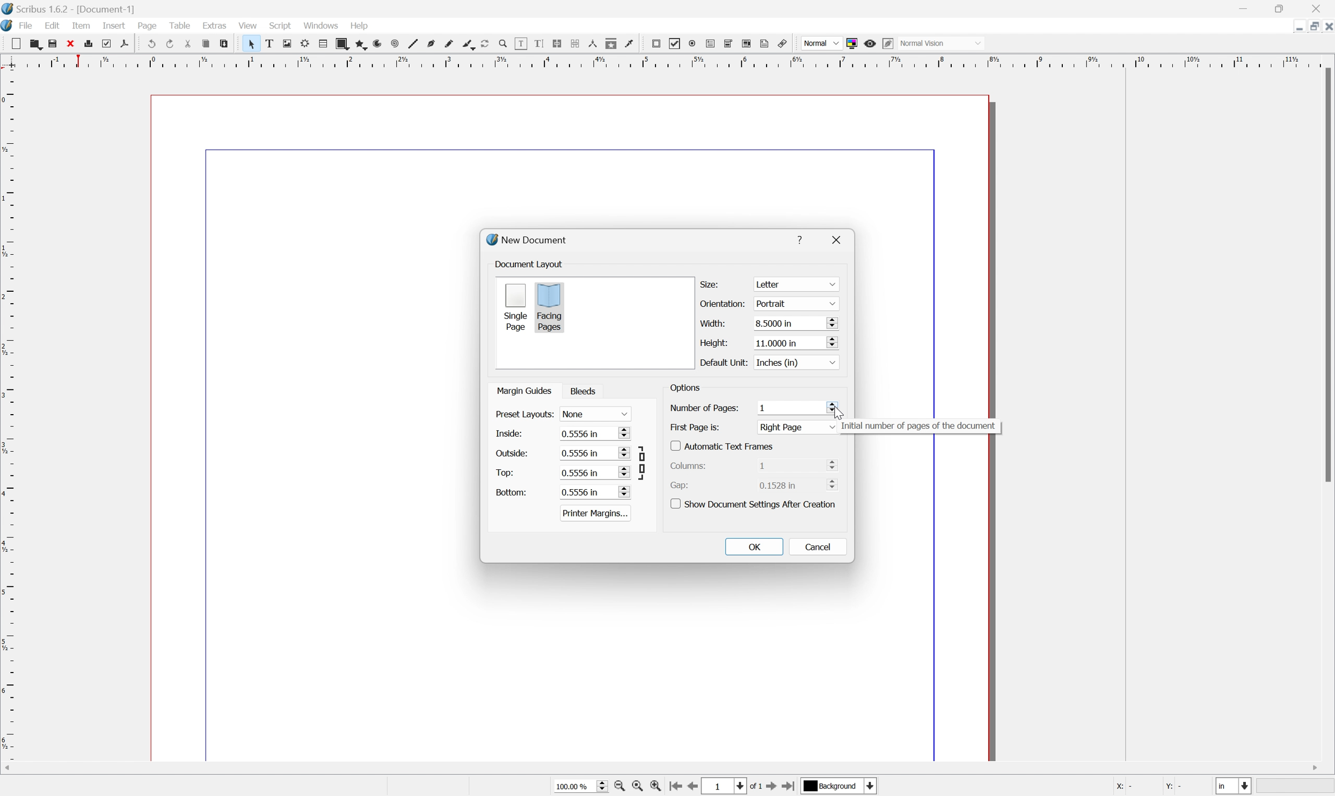 The width and height of the screenshot is (1335, 796). Describe the element at coordinates (595, 472) in the screenshot. I see `0.5556 in` at that location.